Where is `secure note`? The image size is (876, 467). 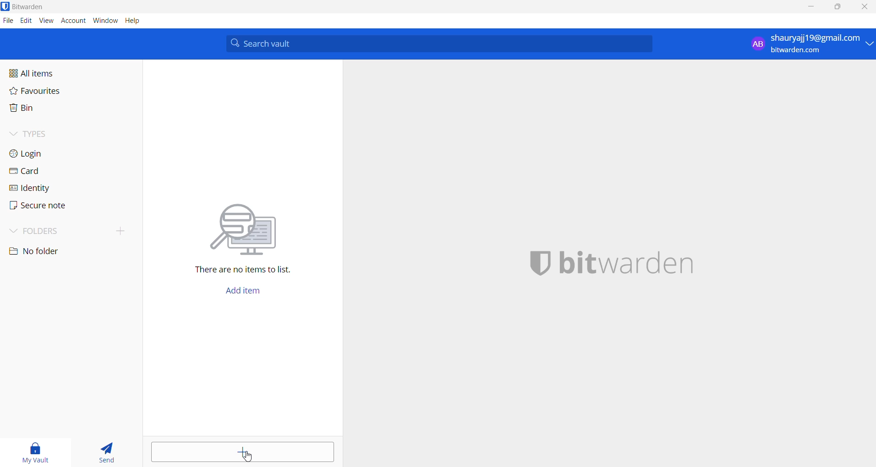
secure note is located at coordinates (49, 207).